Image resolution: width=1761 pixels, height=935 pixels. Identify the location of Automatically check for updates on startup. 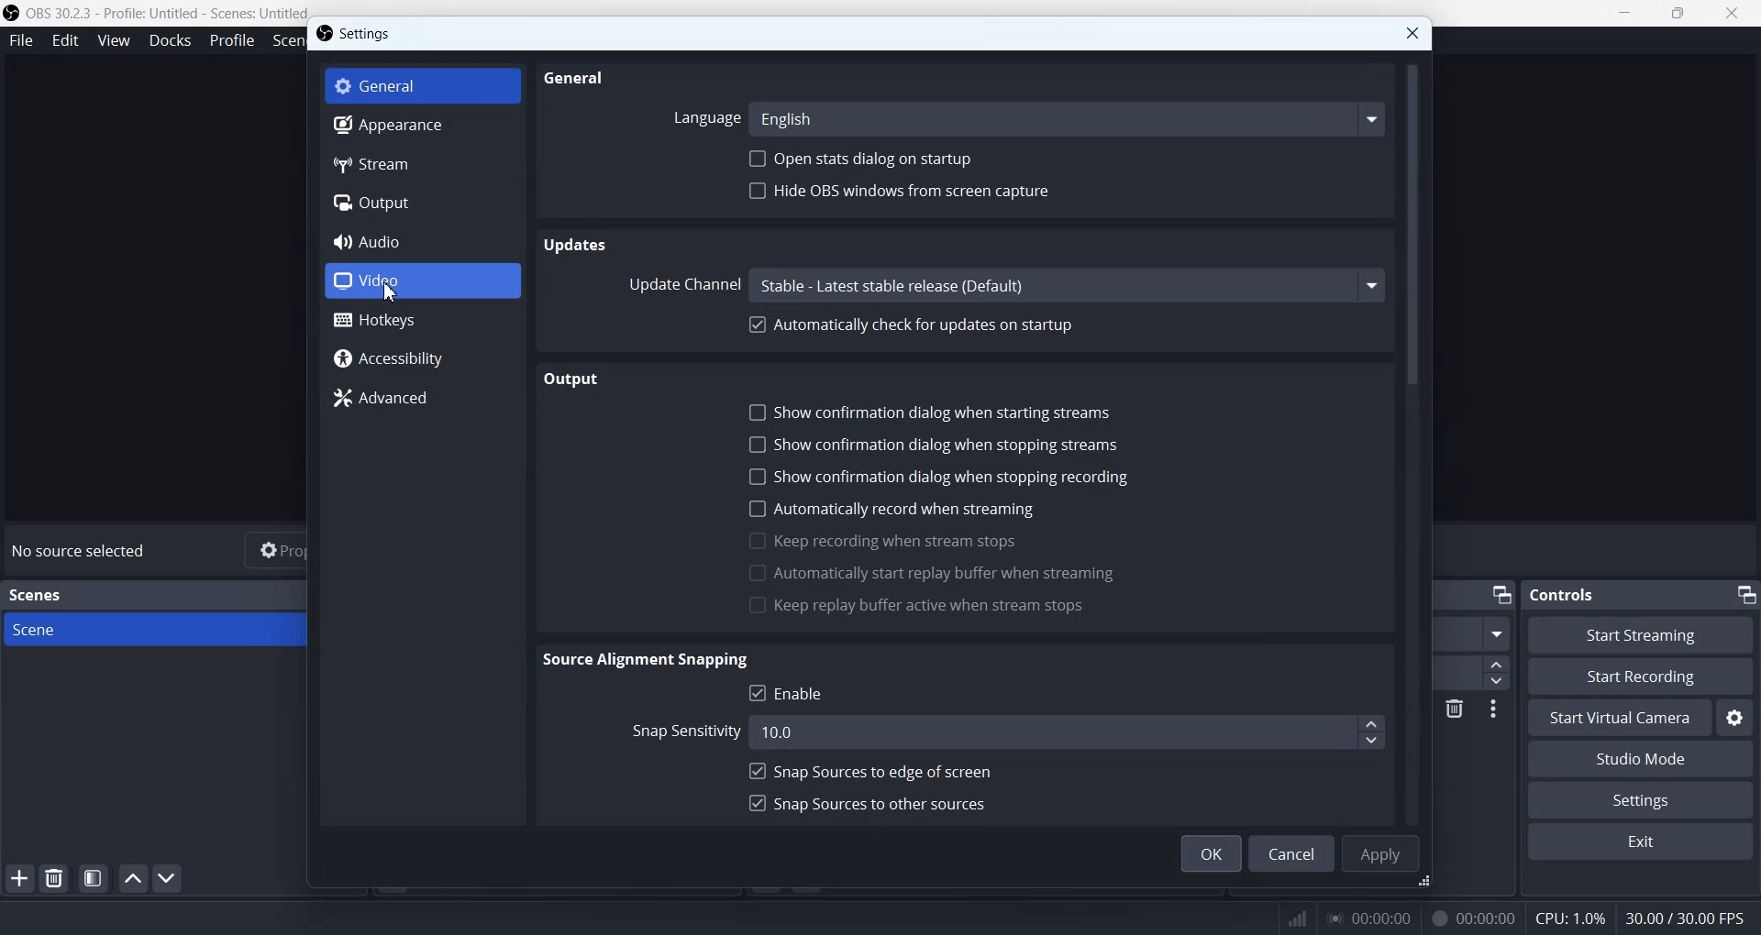
(910, 325).